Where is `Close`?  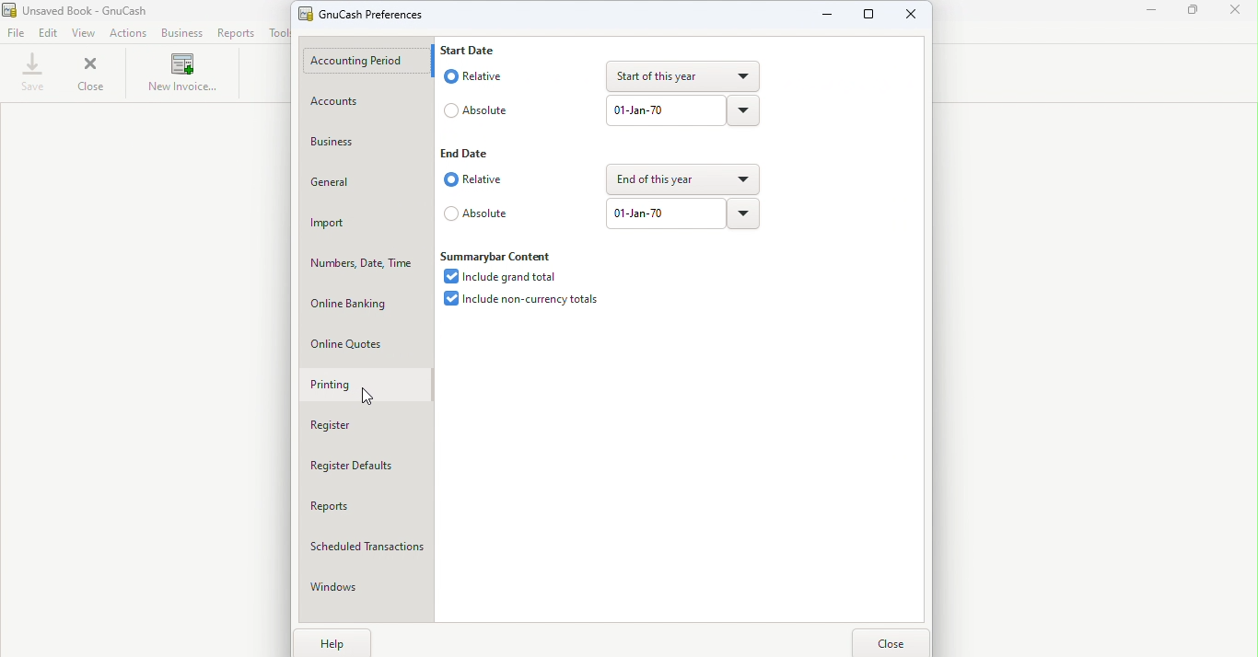 Close is located at coordinates (895, 640).